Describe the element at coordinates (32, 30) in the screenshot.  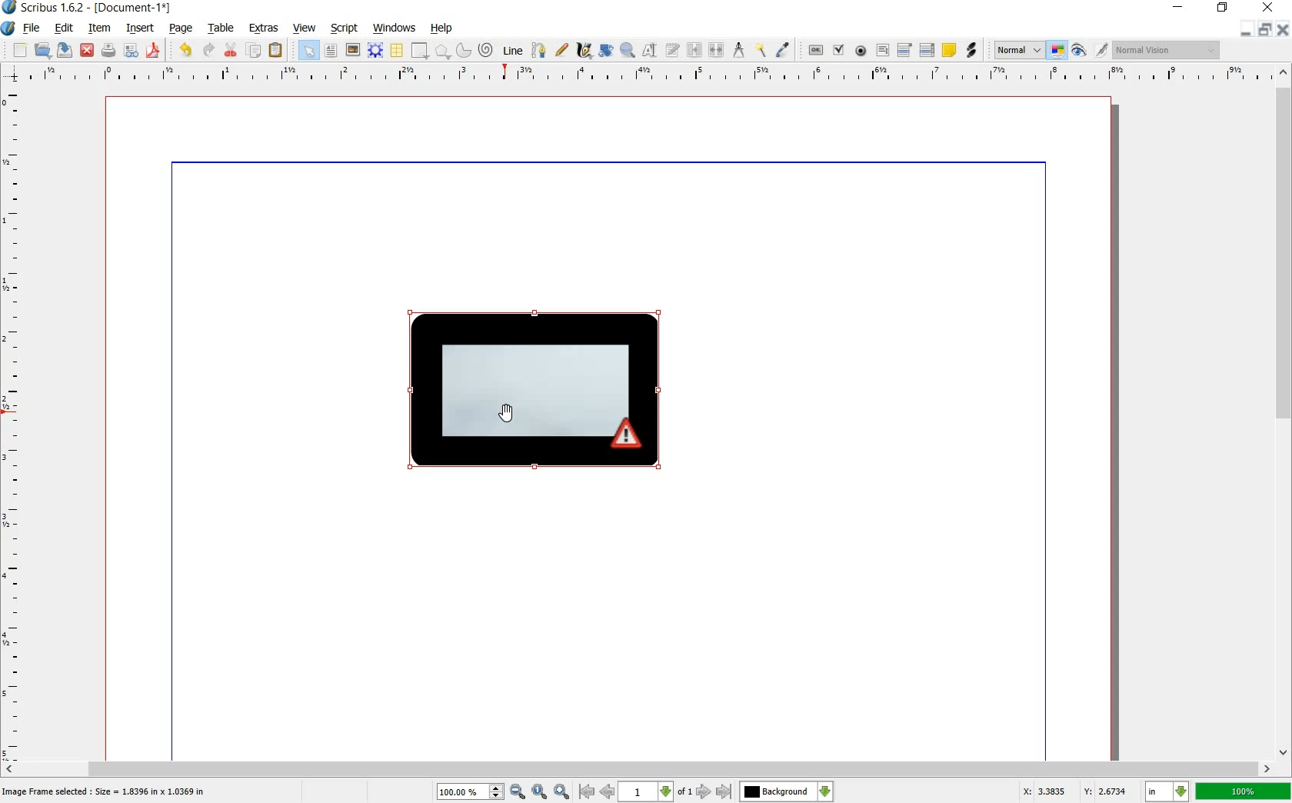
I see `file` at that location.